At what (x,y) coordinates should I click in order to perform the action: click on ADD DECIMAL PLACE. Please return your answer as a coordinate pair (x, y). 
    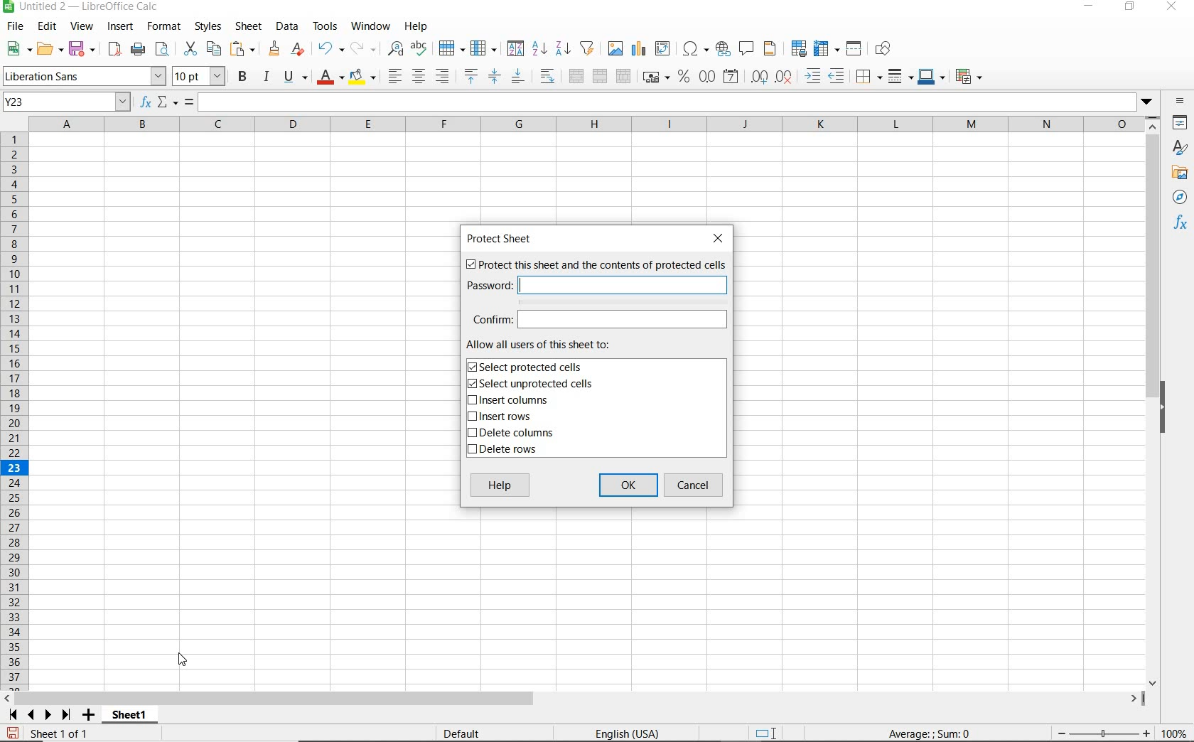
    Looking at the image, I should click on (758, 76).